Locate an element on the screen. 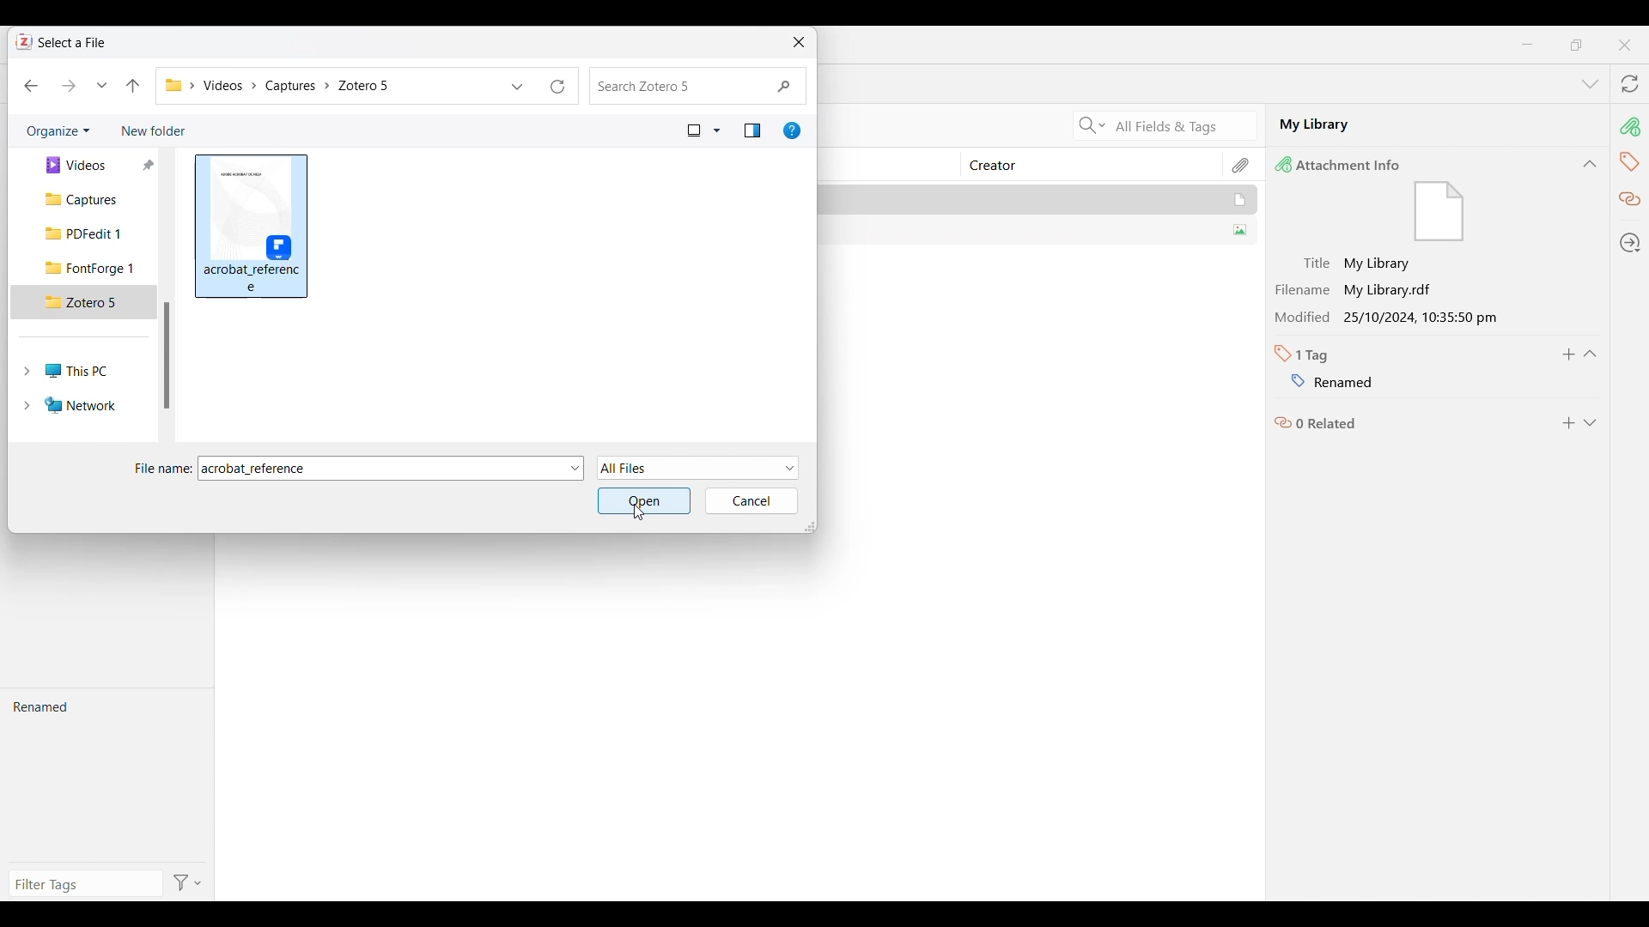  Videos folder is located at coordinates (88, 165).